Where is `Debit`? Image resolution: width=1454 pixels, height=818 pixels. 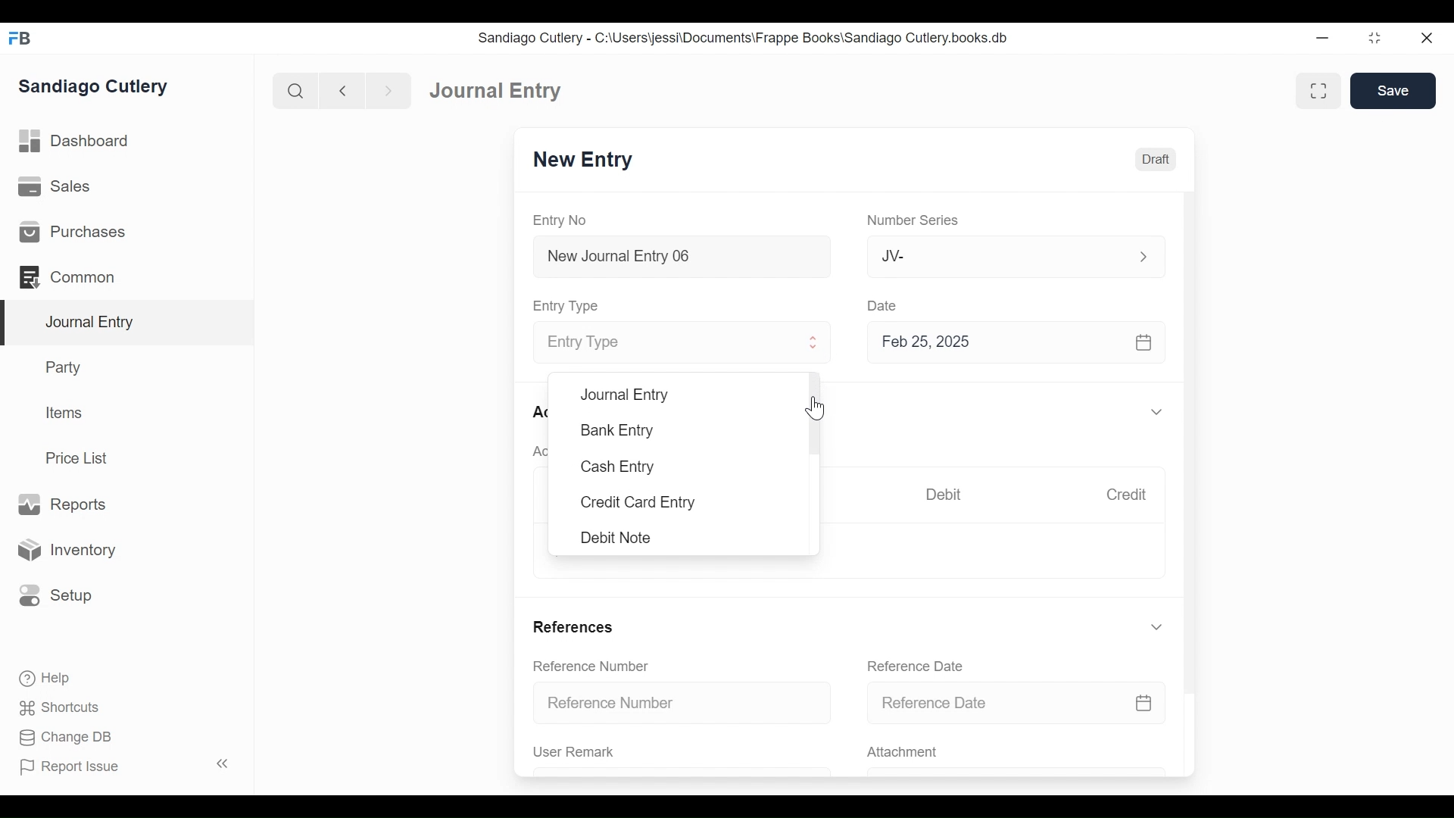
Debit is located at coordinates (944, 495).